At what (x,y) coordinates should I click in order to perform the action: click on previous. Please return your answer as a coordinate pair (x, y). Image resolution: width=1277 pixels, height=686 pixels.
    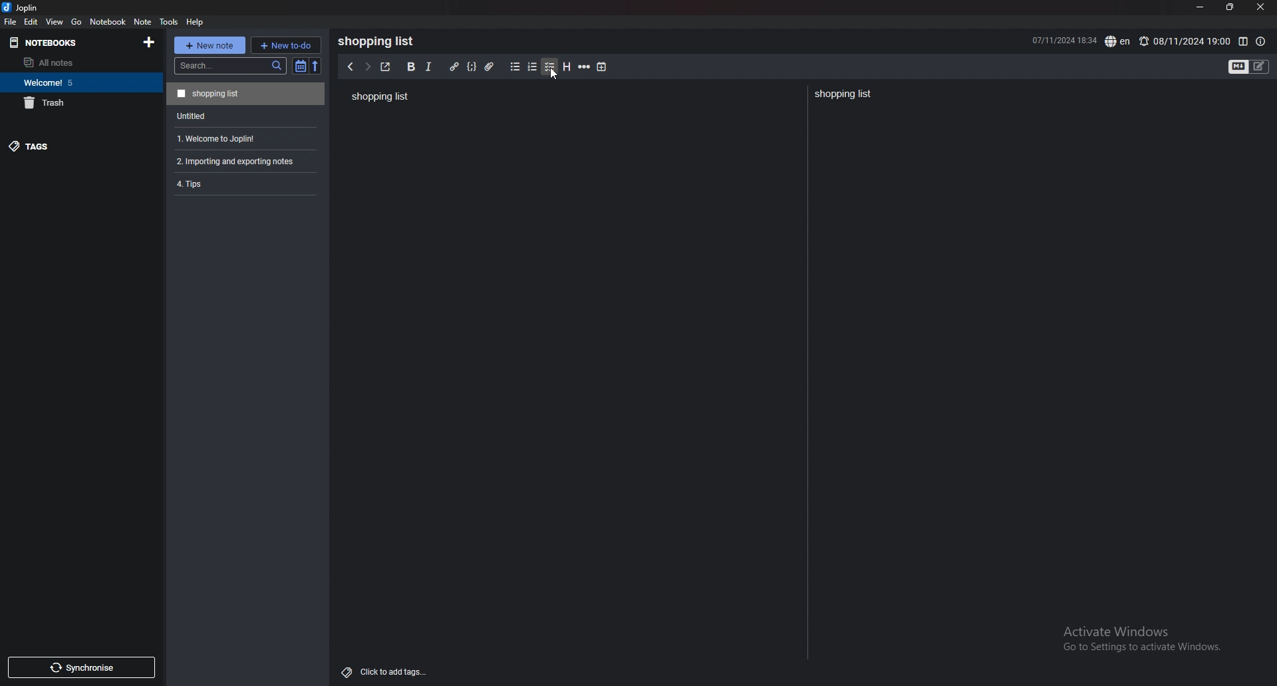
    Looking at the image, I should click on (349, 67).